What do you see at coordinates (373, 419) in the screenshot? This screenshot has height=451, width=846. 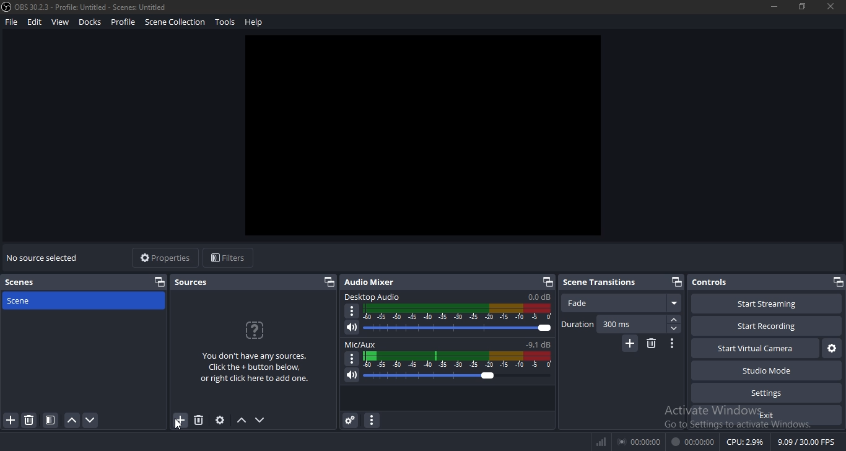 I see `icon` at bounding box center [373, 419].